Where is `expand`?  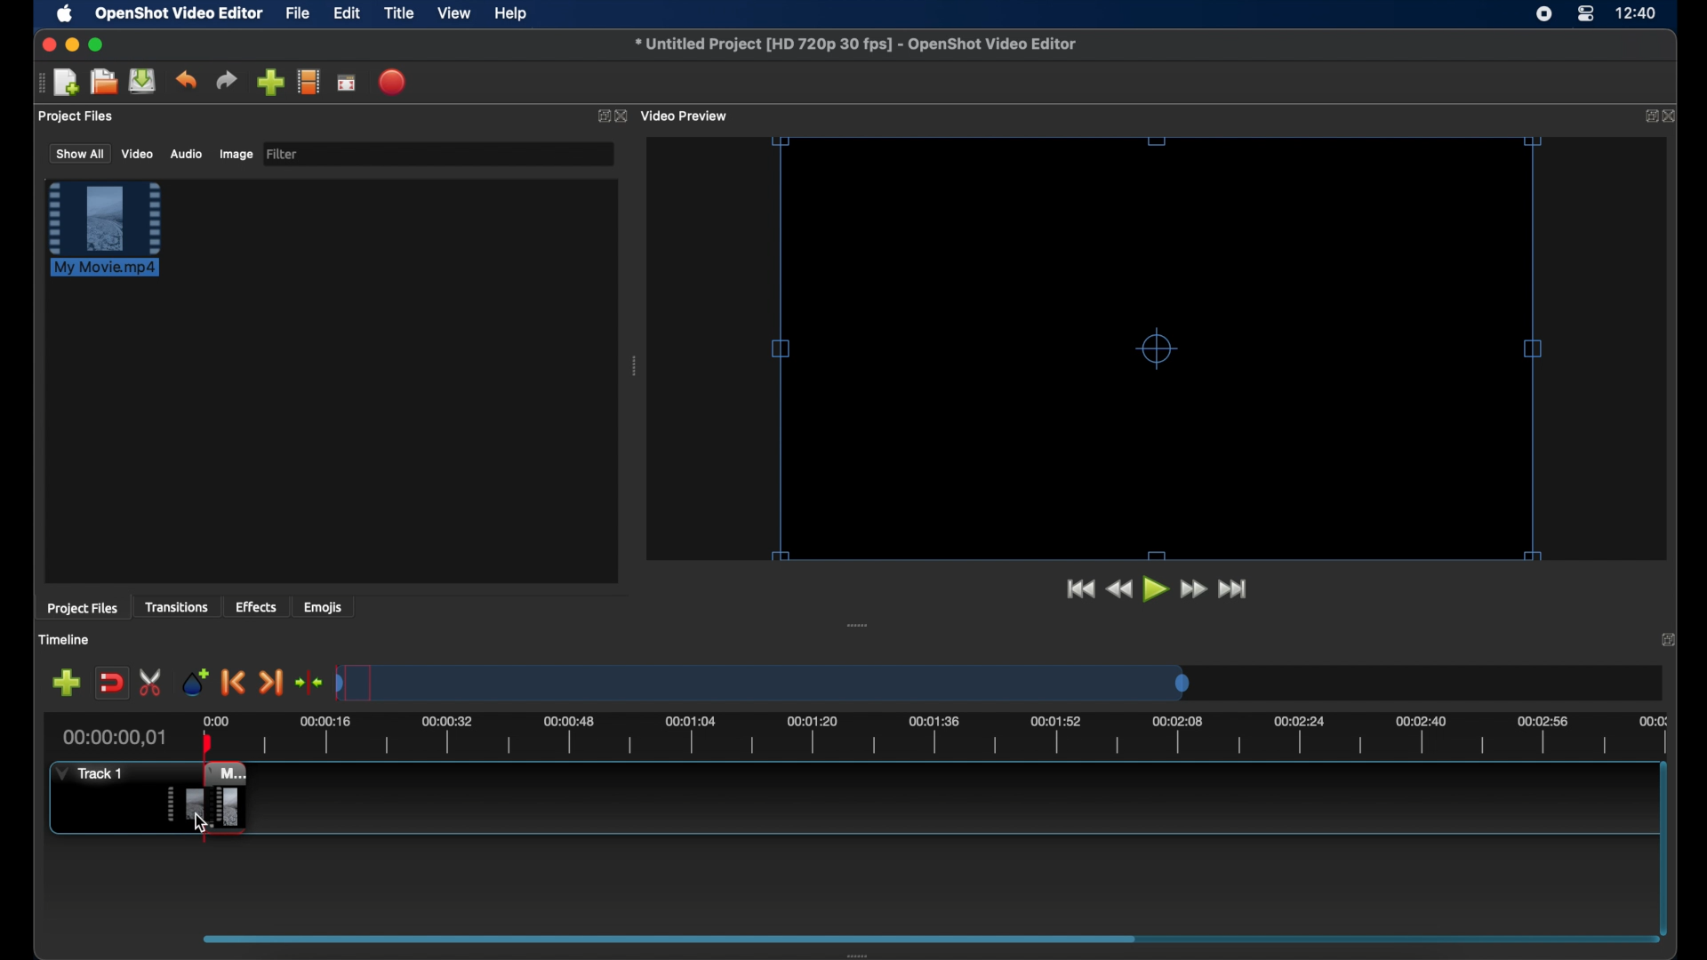 expand is located at coordinates (1669, 640).